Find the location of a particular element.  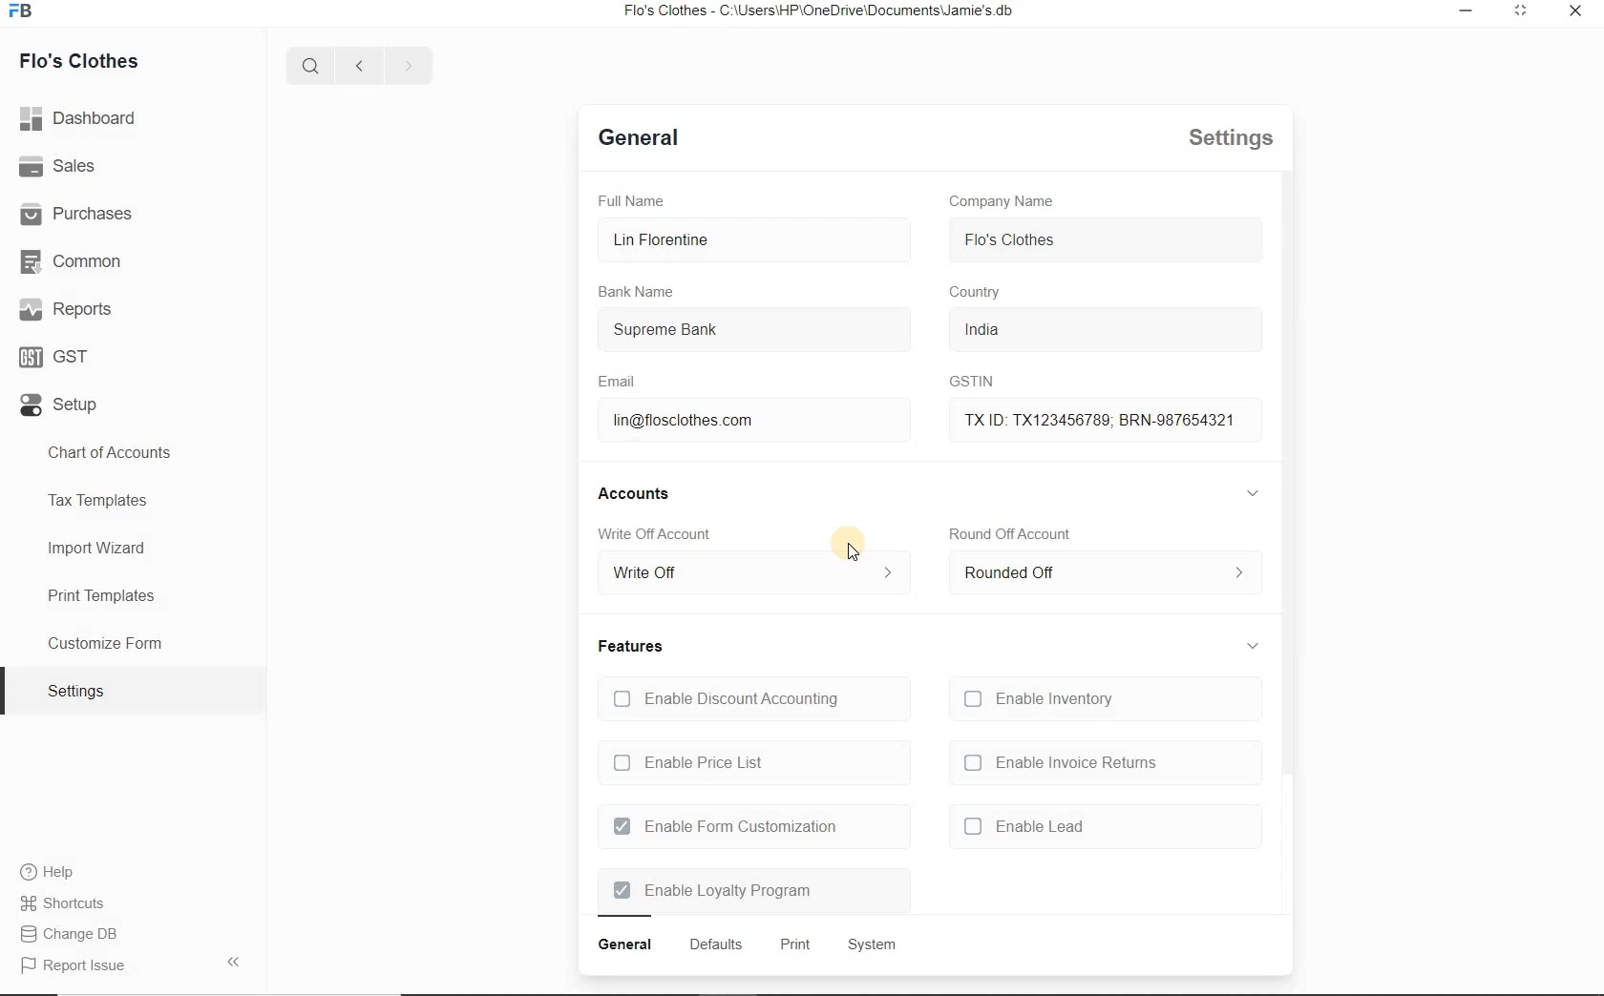

System is located at coordinates (876, 945).